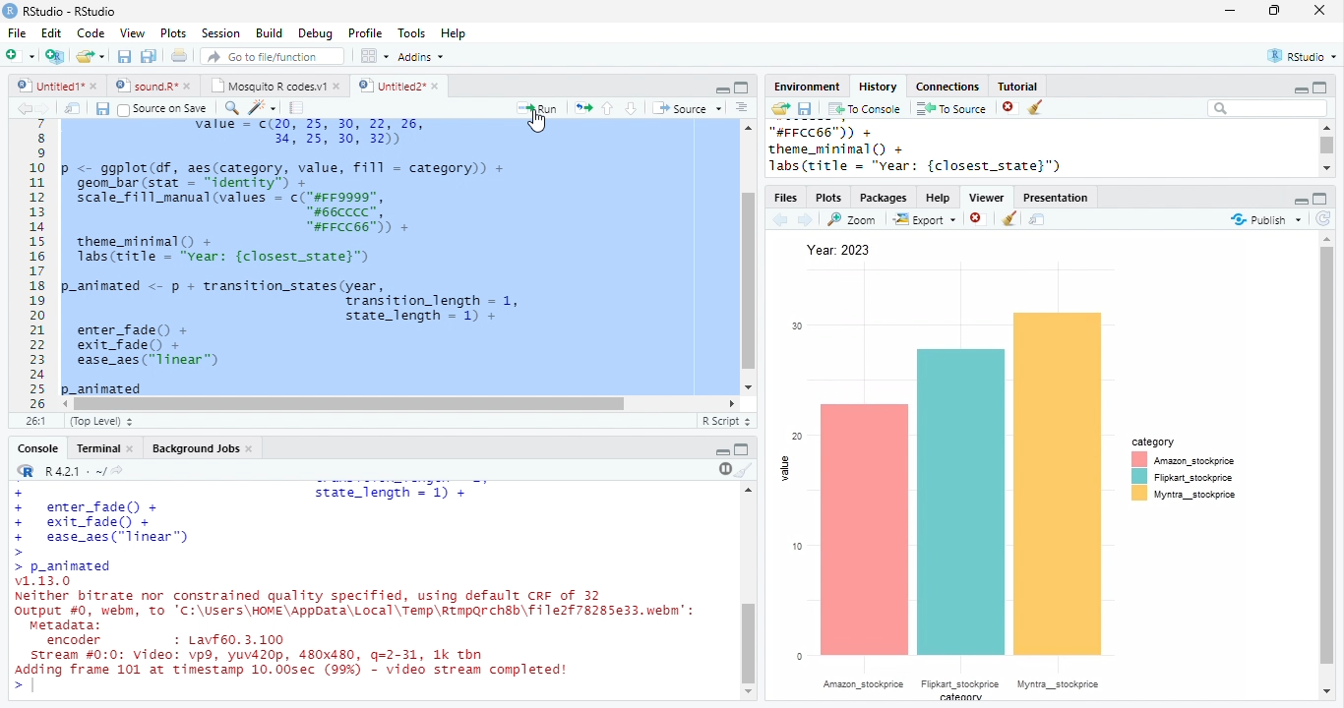  Describe the element at coordinates (1191, 494) in the screenshot. I see `Myntra_stockprice` at that location.